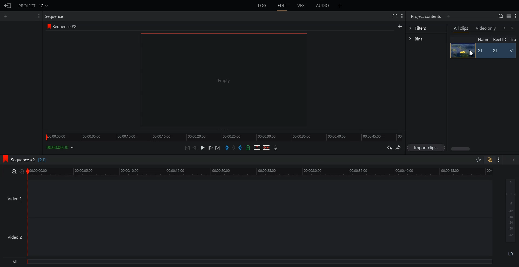 The height and width of the screenshot is (267, 519). What do you see at coordinates (513, 28) in the screenshot?
I see `forward` at bounding box center [513, 28].